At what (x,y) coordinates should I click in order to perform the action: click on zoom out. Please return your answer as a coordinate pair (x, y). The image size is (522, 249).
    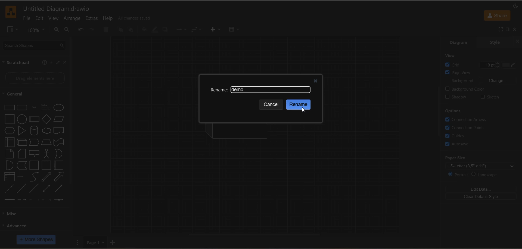
    Looking at the image, I should click on (68, 30).